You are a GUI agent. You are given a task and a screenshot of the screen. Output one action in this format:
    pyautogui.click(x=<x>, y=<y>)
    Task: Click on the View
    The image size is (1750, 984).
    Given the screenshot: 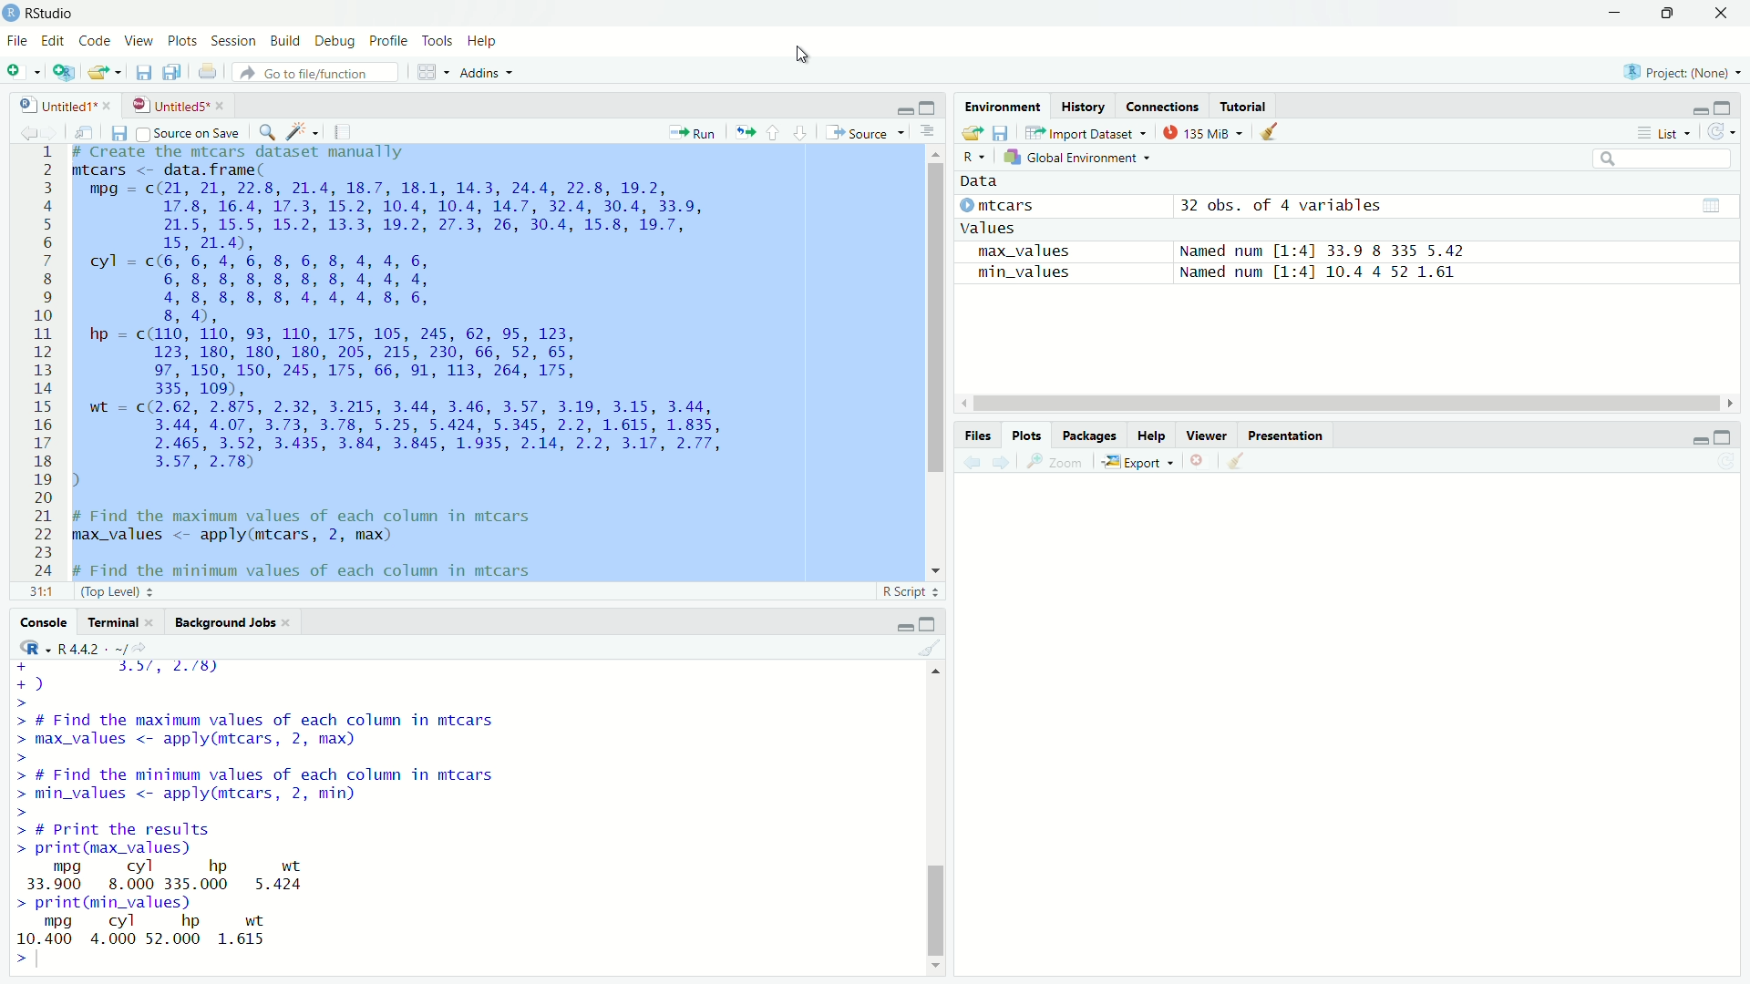 What is the action you would take?
    pyautogui.click(x=141, y=40)
    